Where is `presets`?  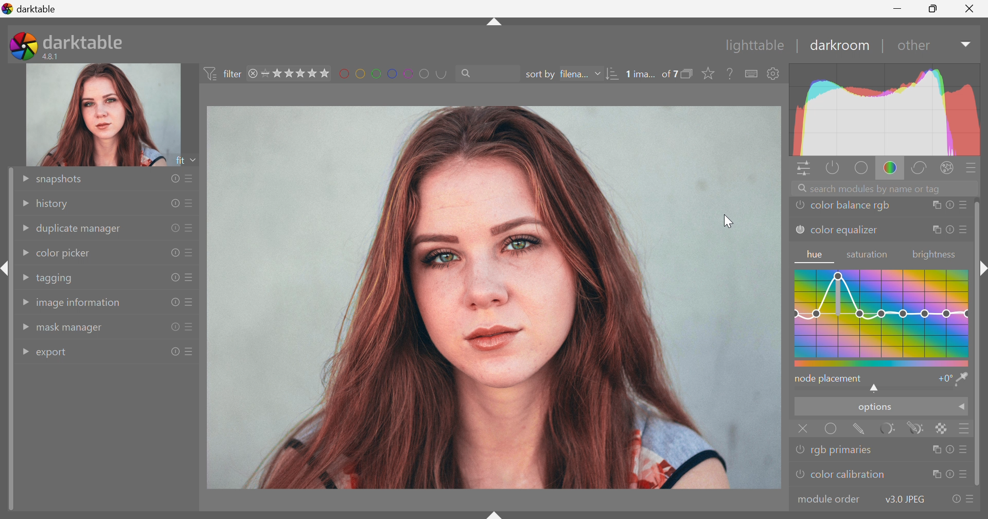
presets is located at coordinates (972, 167).